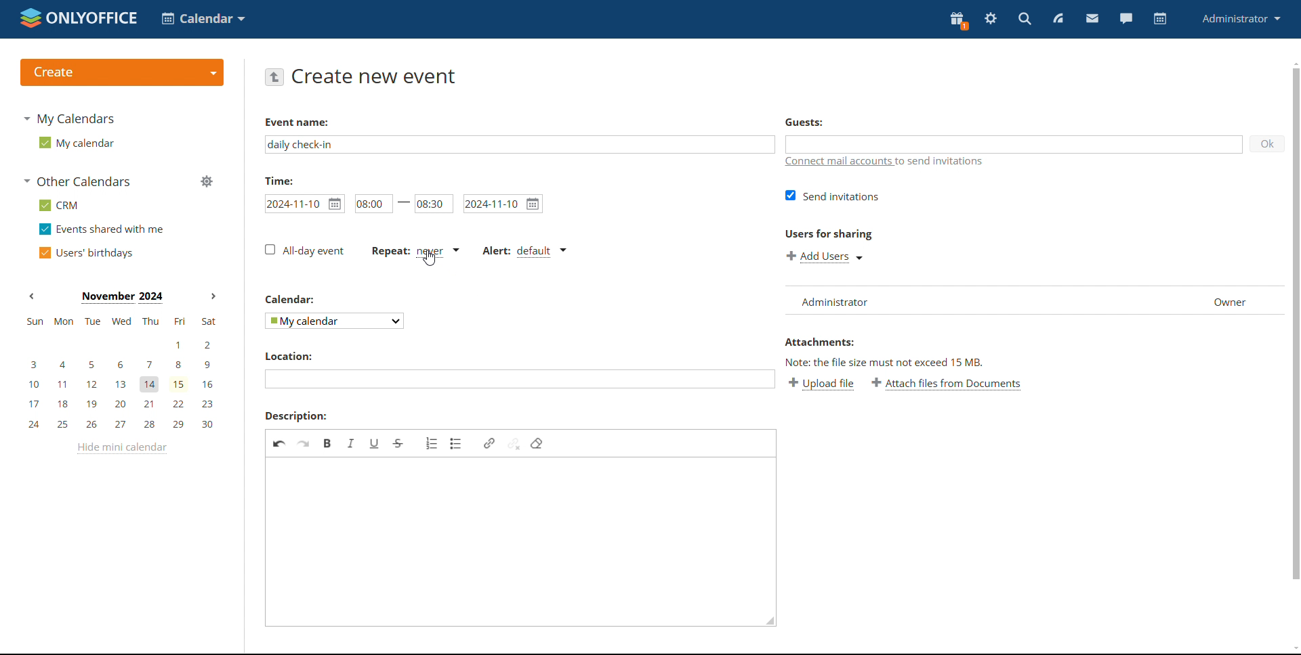  I want to click on current month, so click(121, 296).